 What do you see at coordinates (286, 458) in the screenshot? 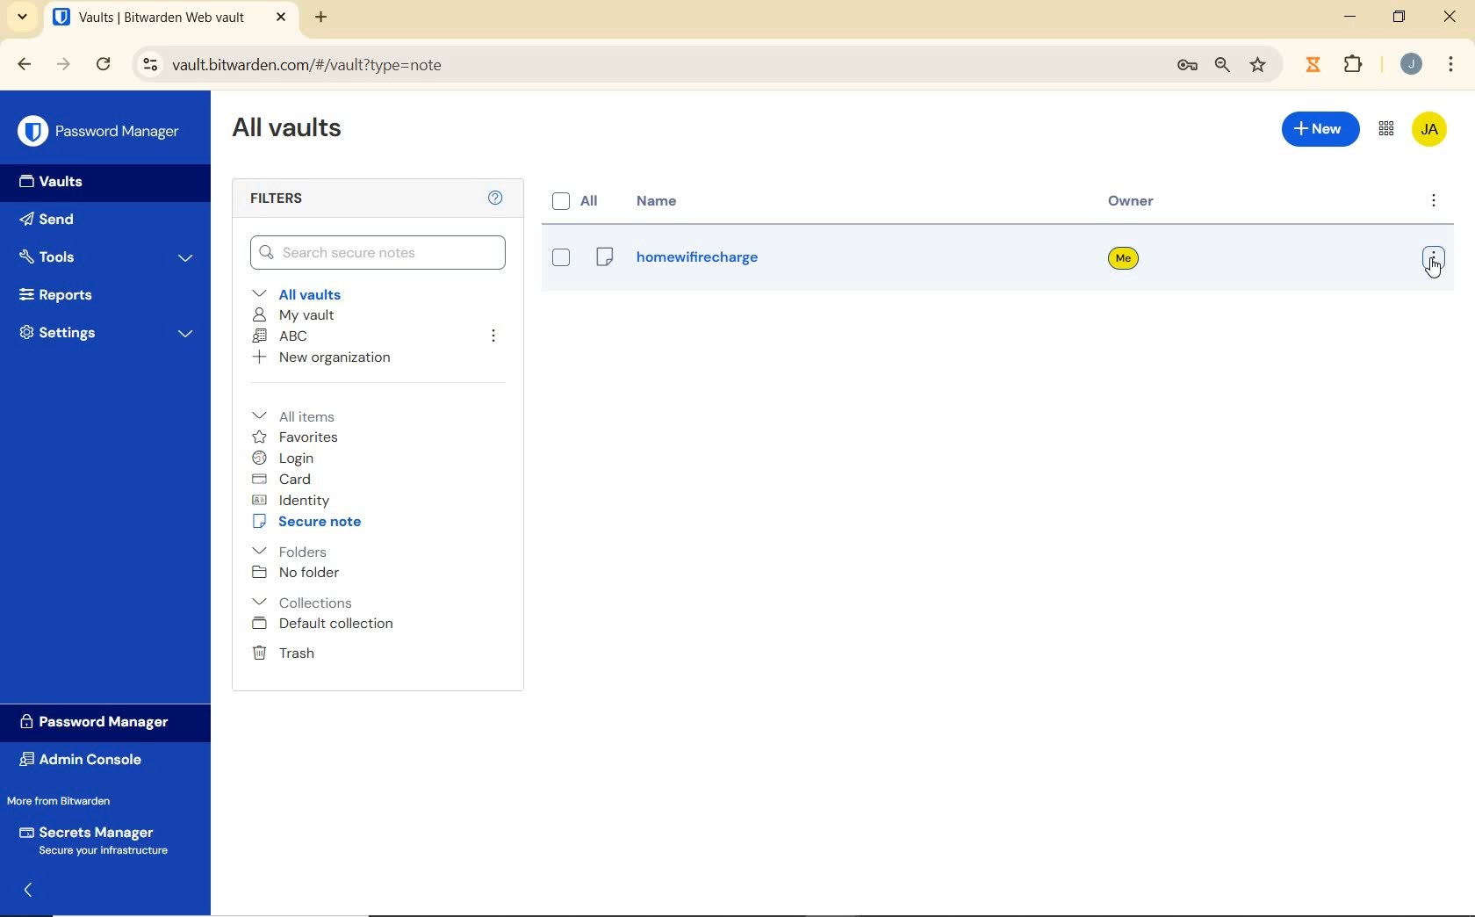
I see `login` at bounding box center [286, 458].